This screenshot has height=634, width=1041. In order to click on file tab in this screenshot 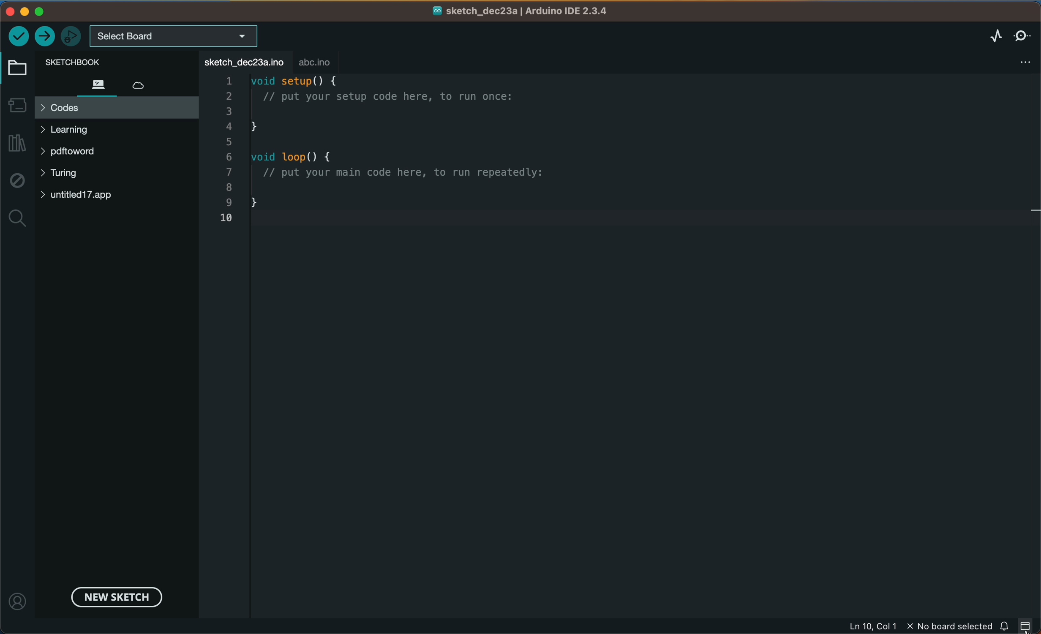, I will do `click(242, 62)`.